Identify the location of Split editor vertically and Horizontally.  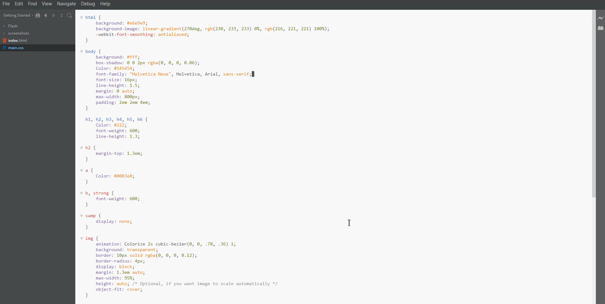
(62, 15).